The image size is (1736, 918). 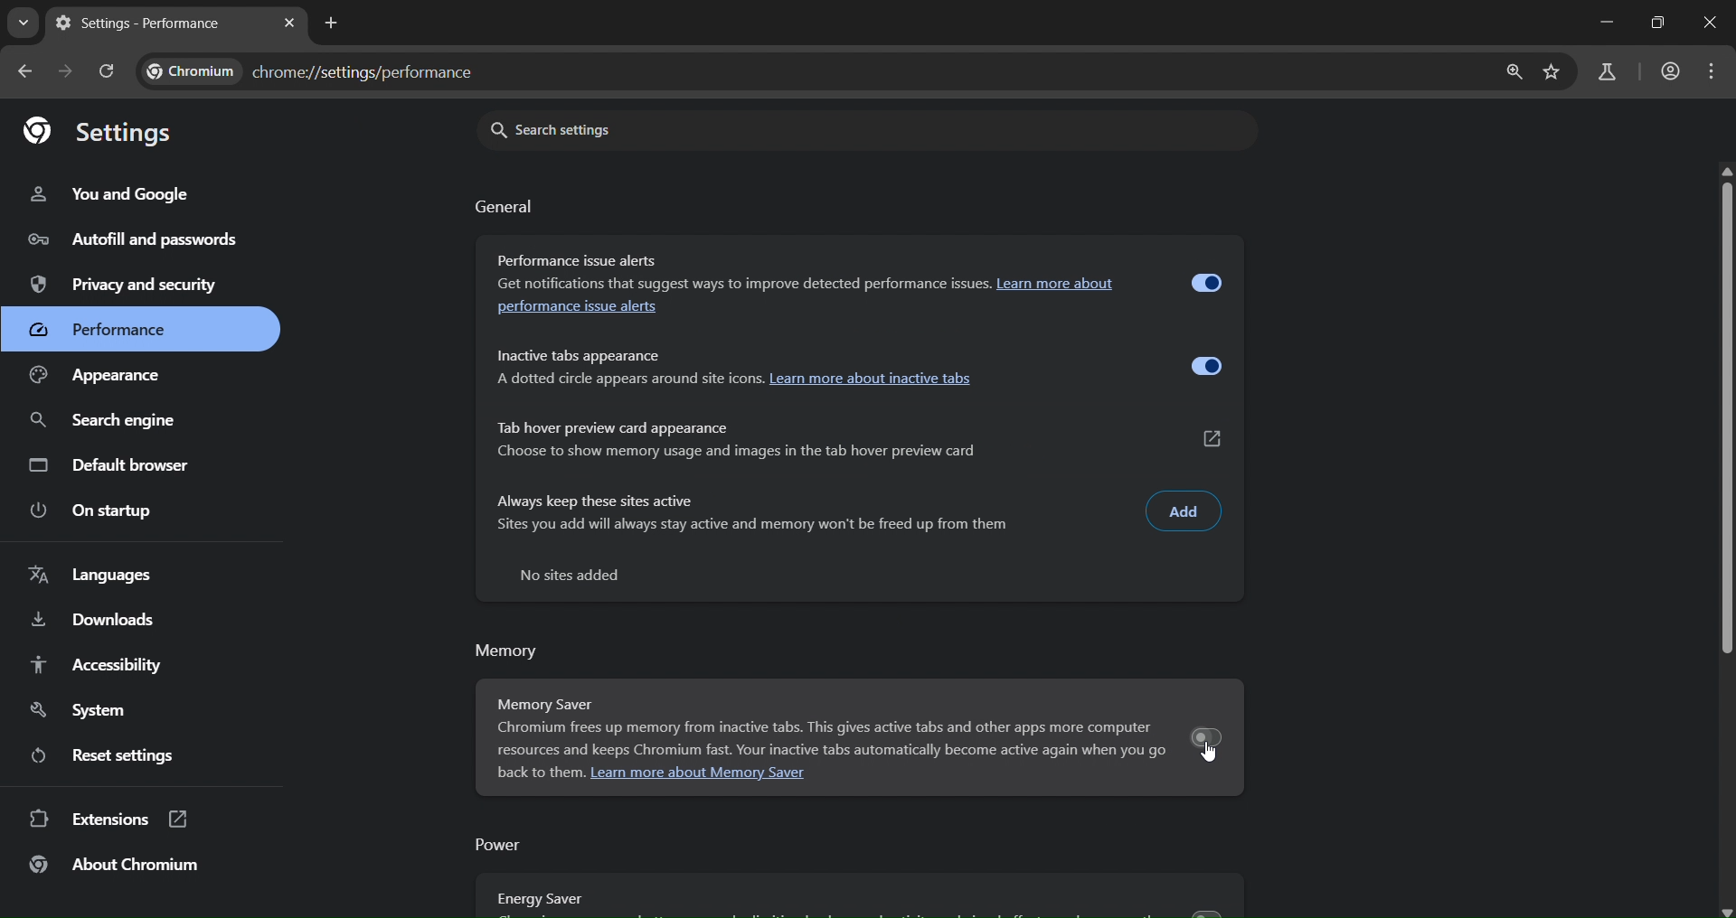 I want to click on back to them., so click(x=534, y=773).